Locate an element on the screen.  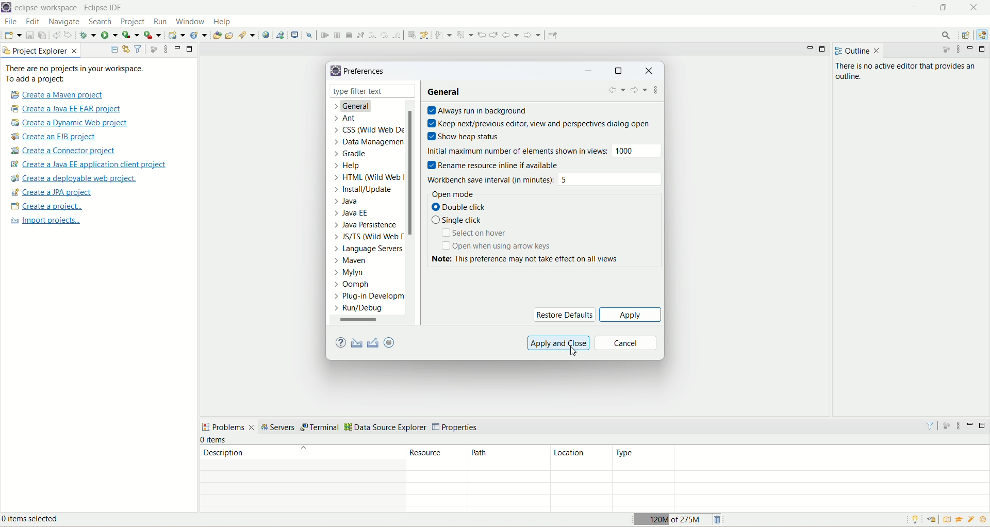
create a EJB project is located at coordinates (60, 137).